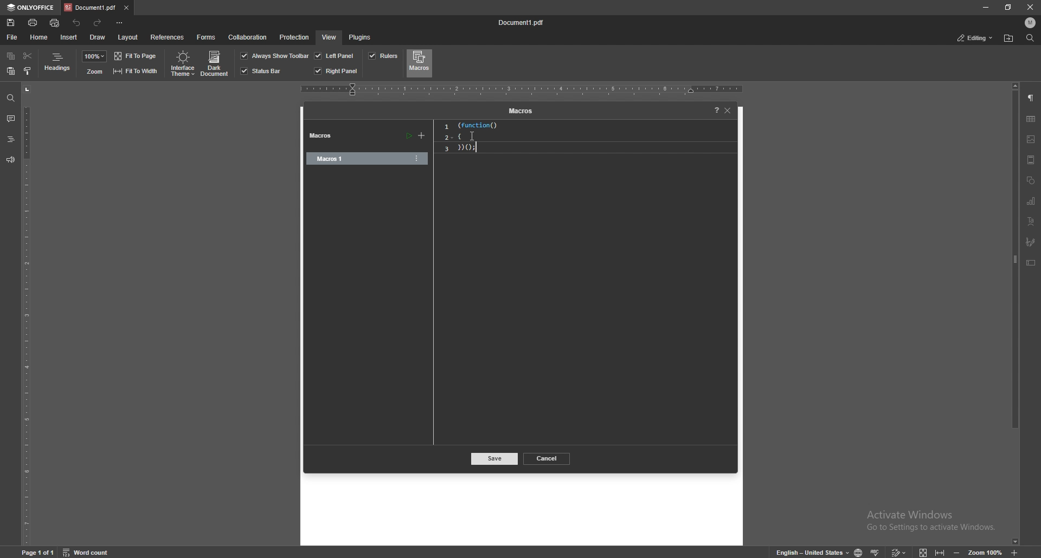 This screenshot has width=1041, height=558. What do you see at coordinates (58, 64) in the screenshot?
I see `headings` at bounding box center [58, 64].